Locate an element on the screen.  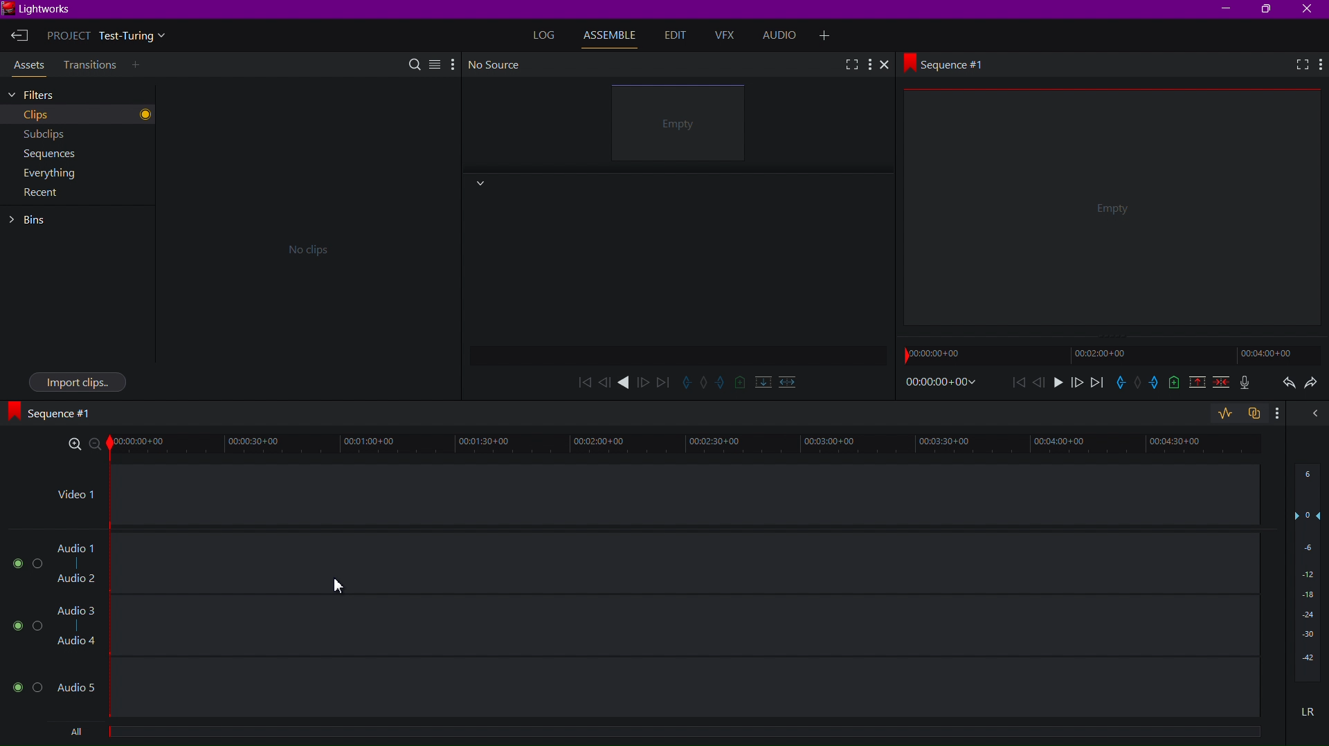
Exit is located at coordinates (19, 37).